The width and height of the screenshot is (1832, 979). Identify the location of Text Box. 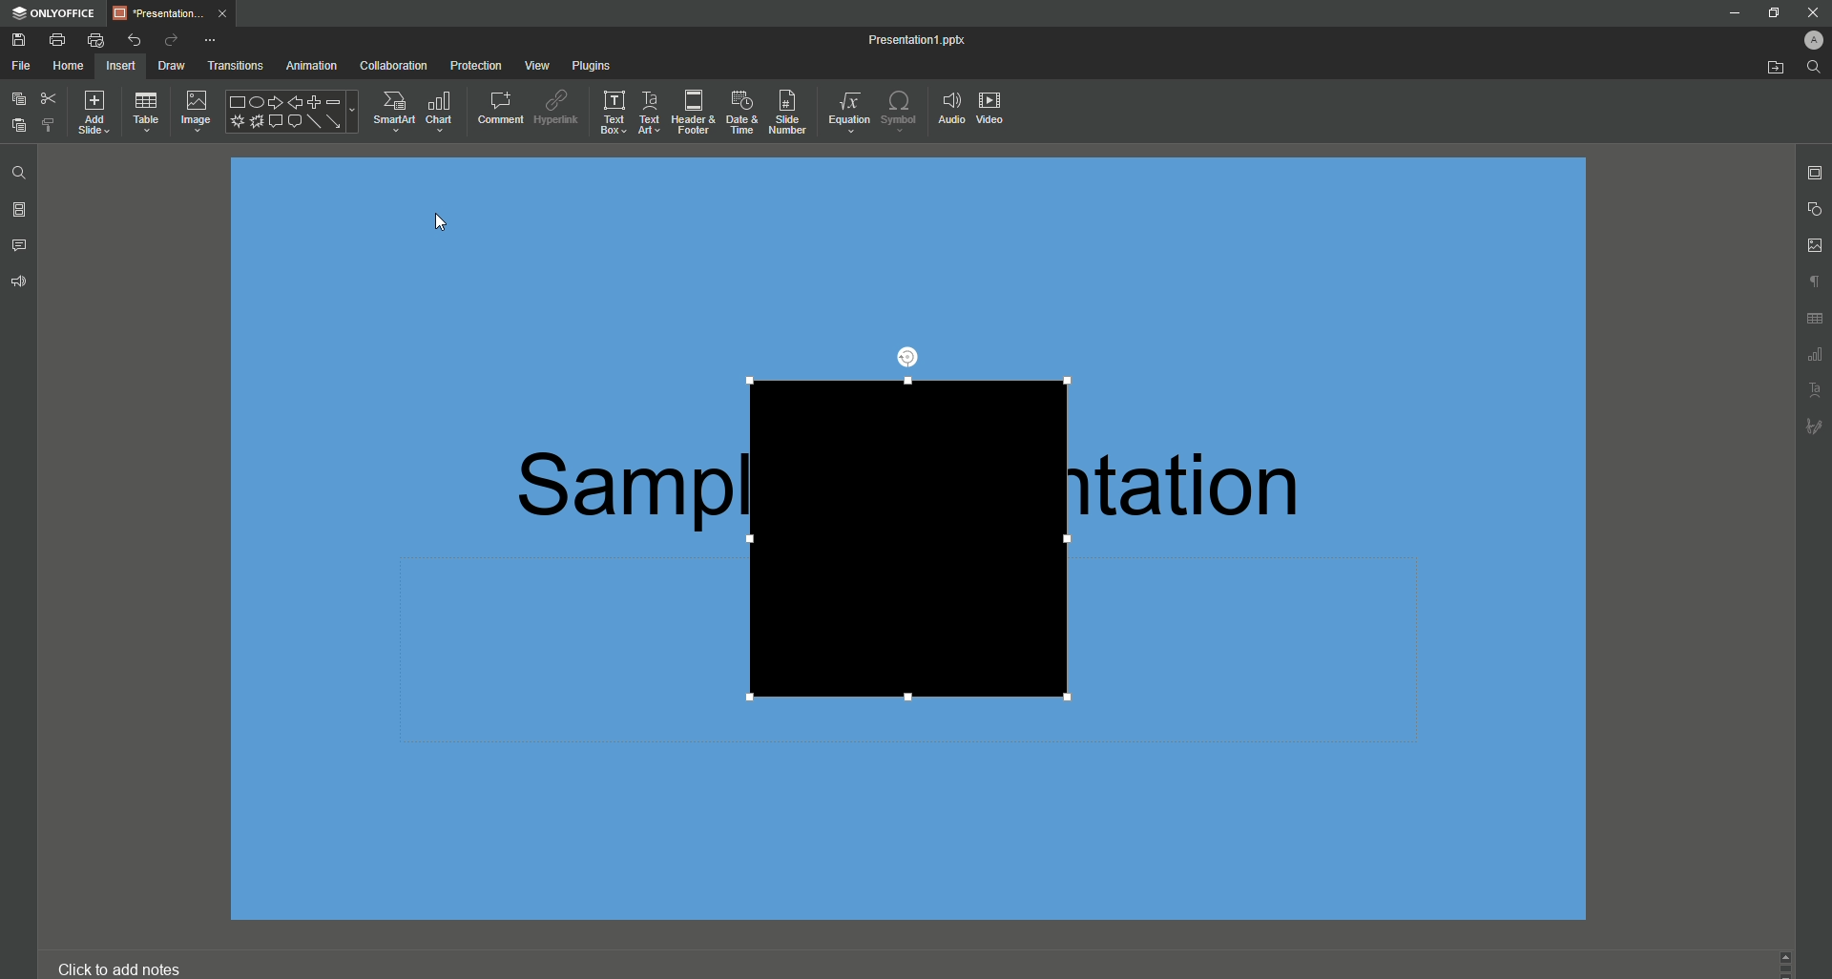
(609, 113).